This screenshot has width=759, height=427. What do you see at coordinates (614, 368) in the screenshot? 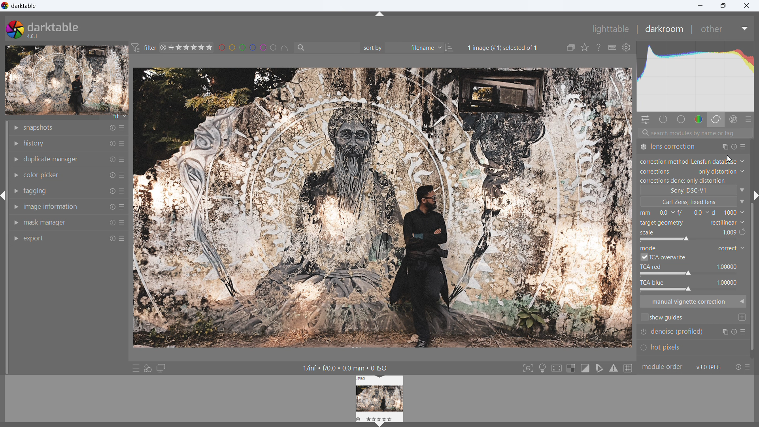
I see `toggle gamut checking` at bounding box center [614, 368].